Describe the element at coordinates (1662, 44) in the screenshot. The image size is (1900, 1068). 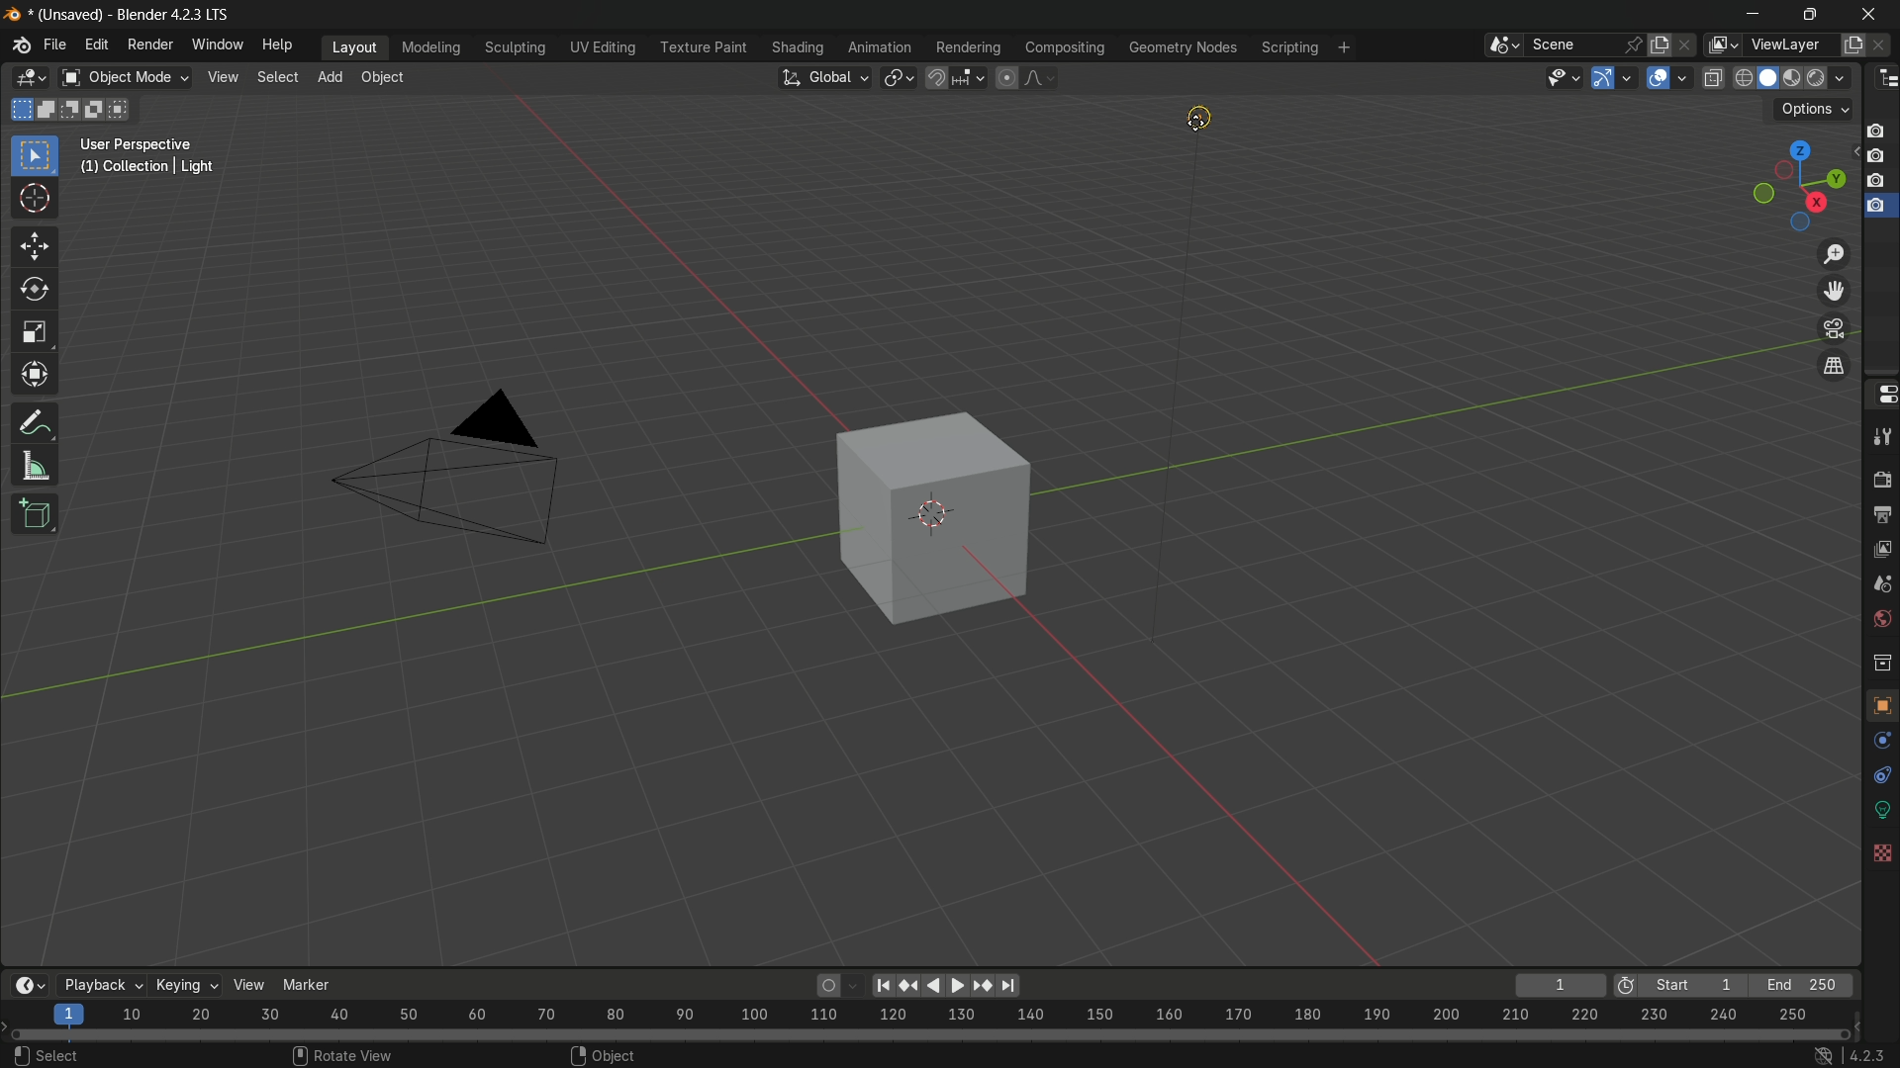
I see `add new scene` at that location.